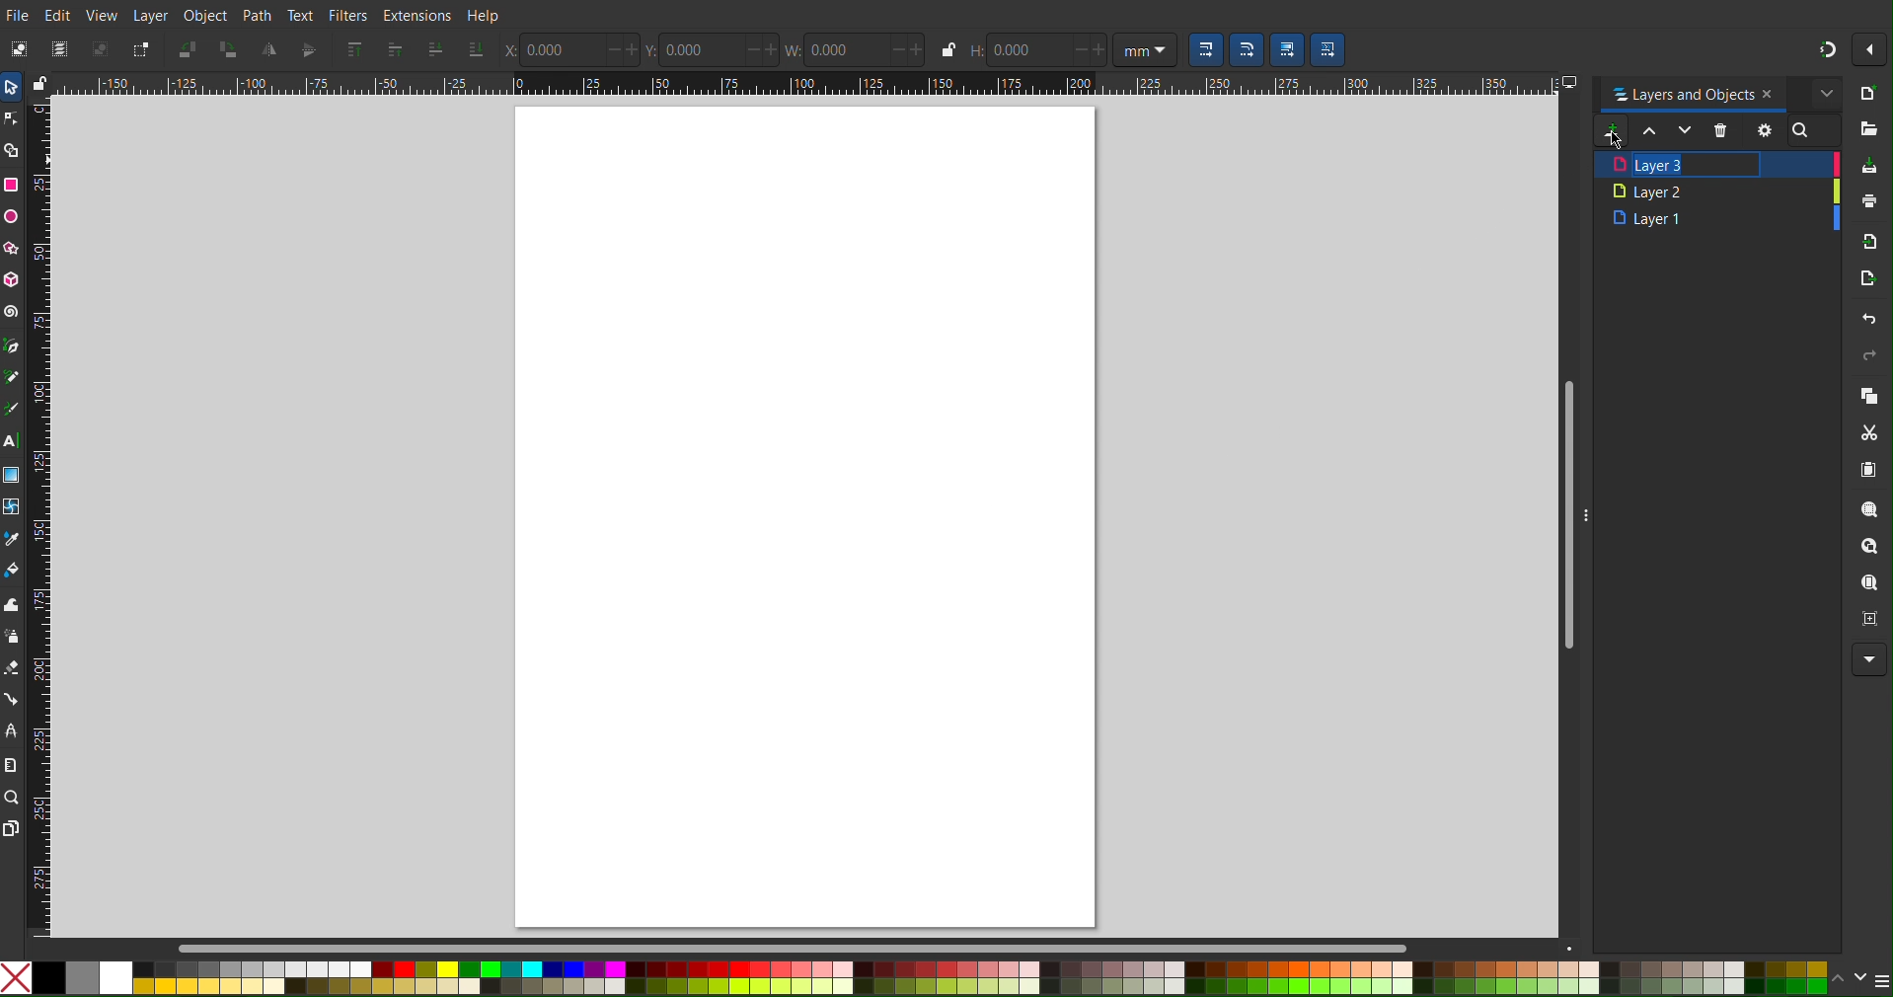  What do you see at coordinates (1868, 97) in the screenshot?
I see `New` at bounding box center [1868, 97].